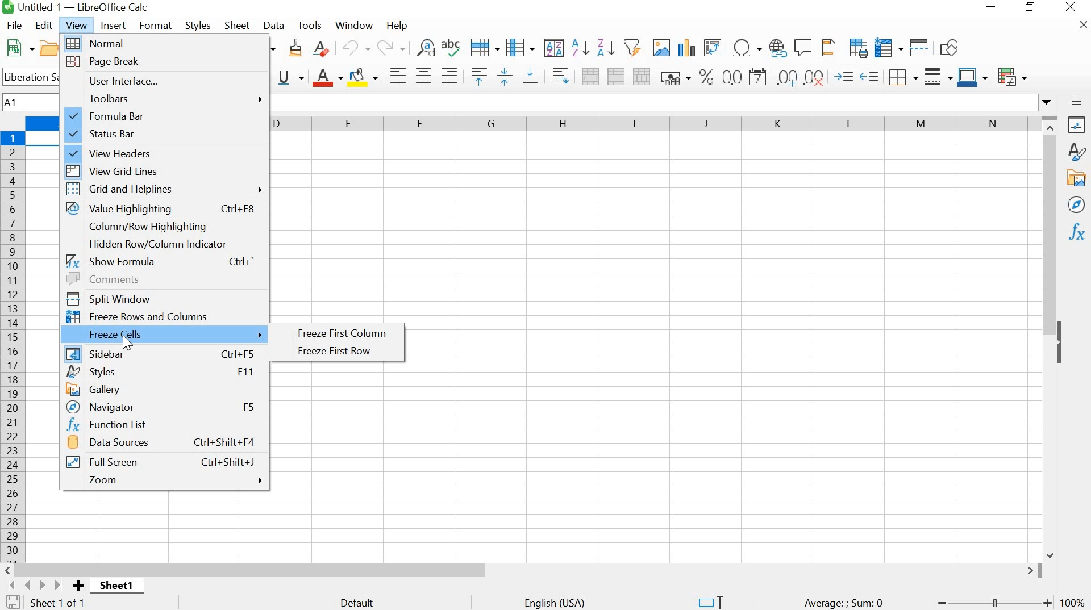 The image size is (1091, 610). Describe the element at coordinates (937, 77) in the screenshot. I see `BORDER STYLE` at that location.